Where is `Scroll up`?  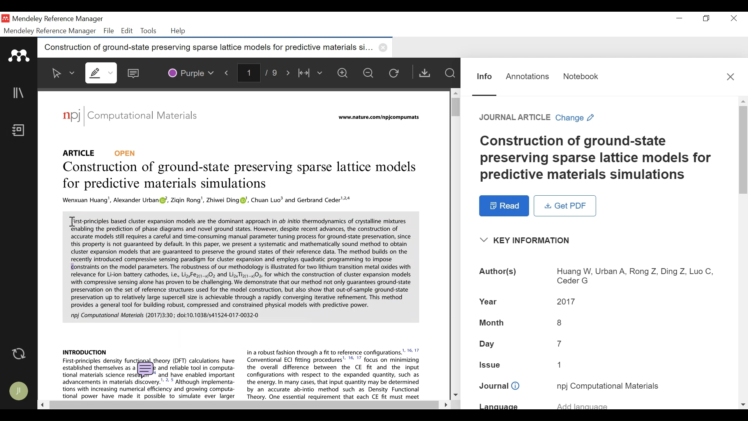
Scroll up is located at coordinates (455, 93).